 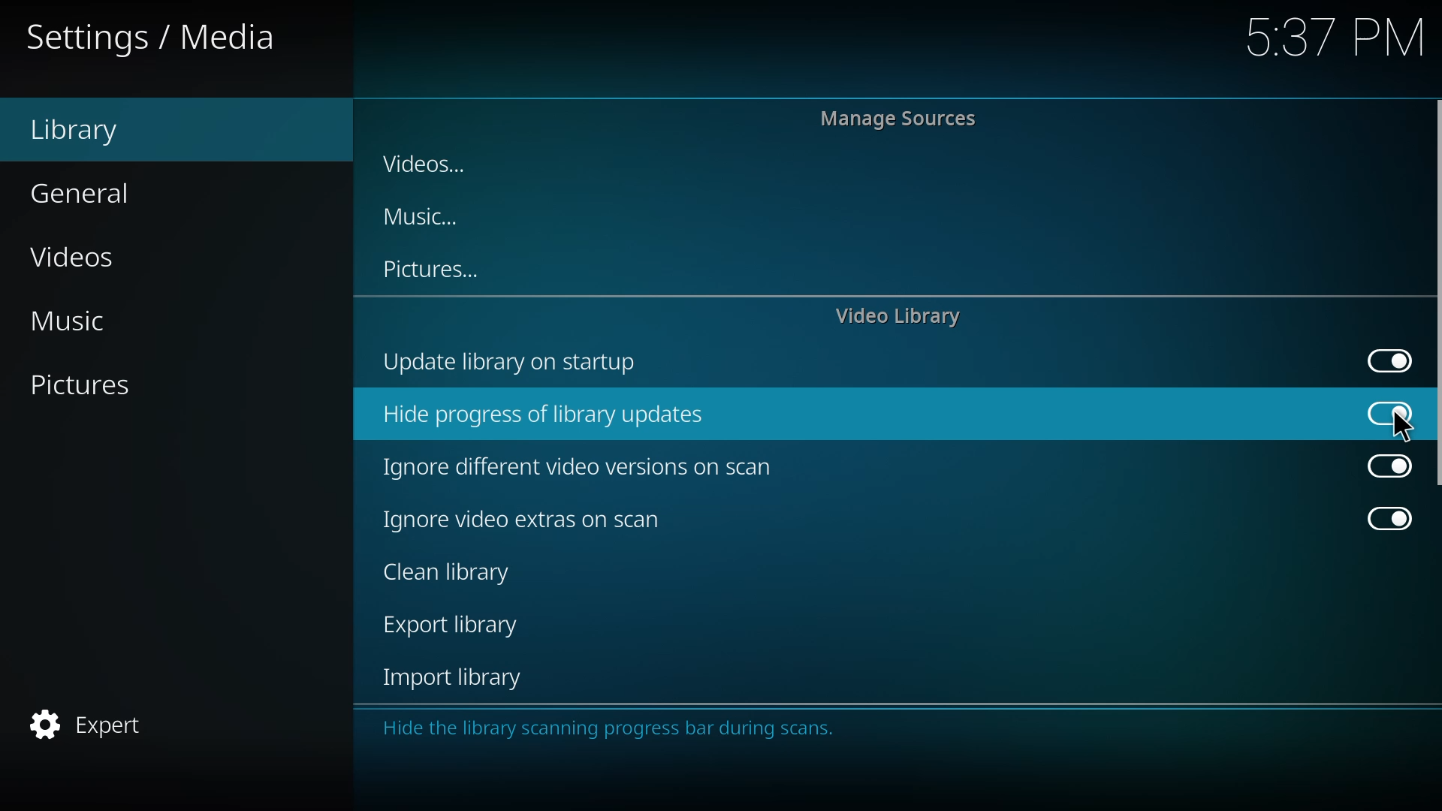 I want to click on settings/ media, so click(x=170, y=41).